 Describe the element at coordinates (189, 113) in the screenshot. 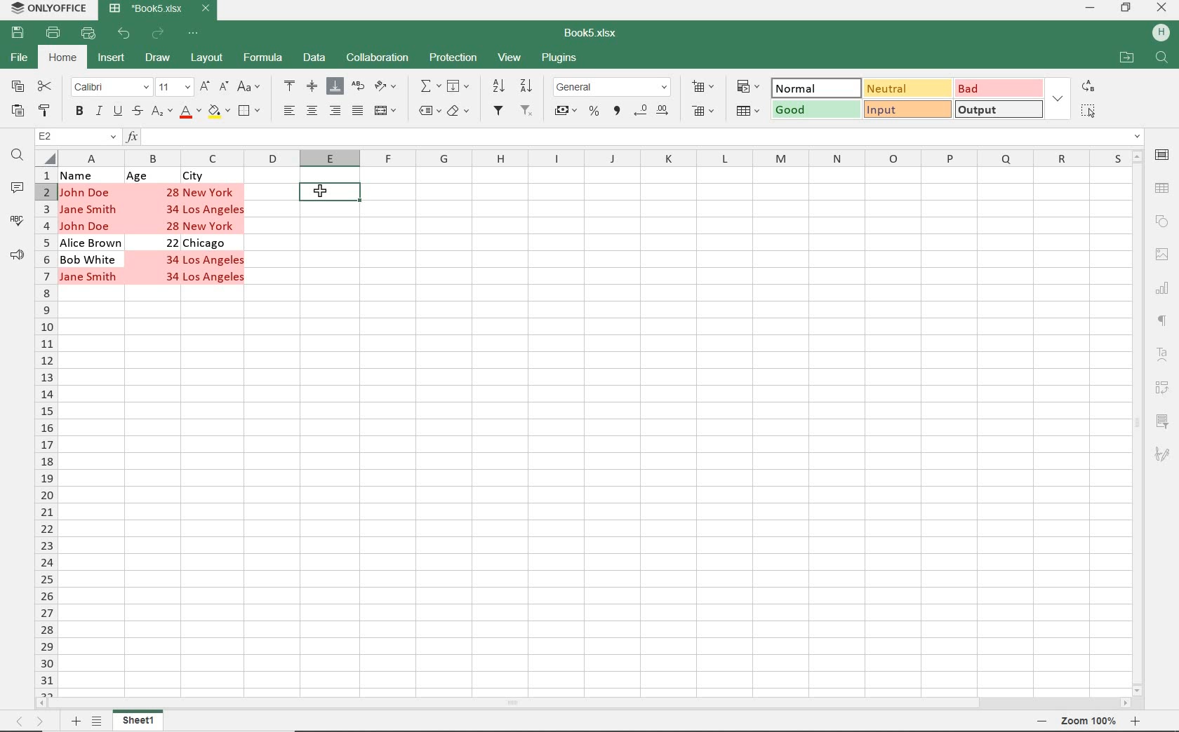

I see `FONT COLOR` at that location.